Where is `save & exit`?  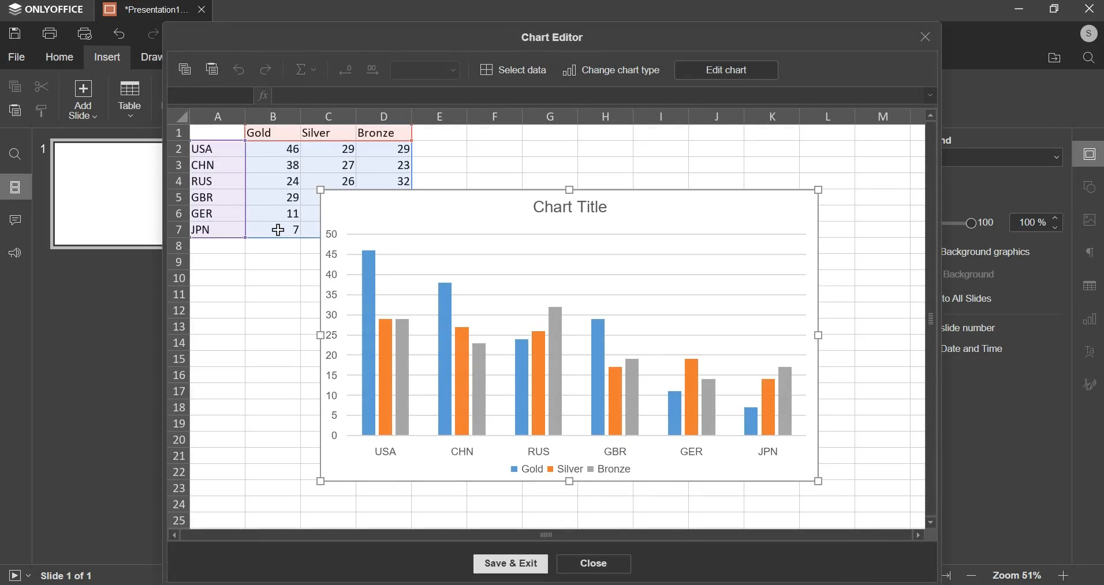
save & exit is located at coordinates (510, 563).